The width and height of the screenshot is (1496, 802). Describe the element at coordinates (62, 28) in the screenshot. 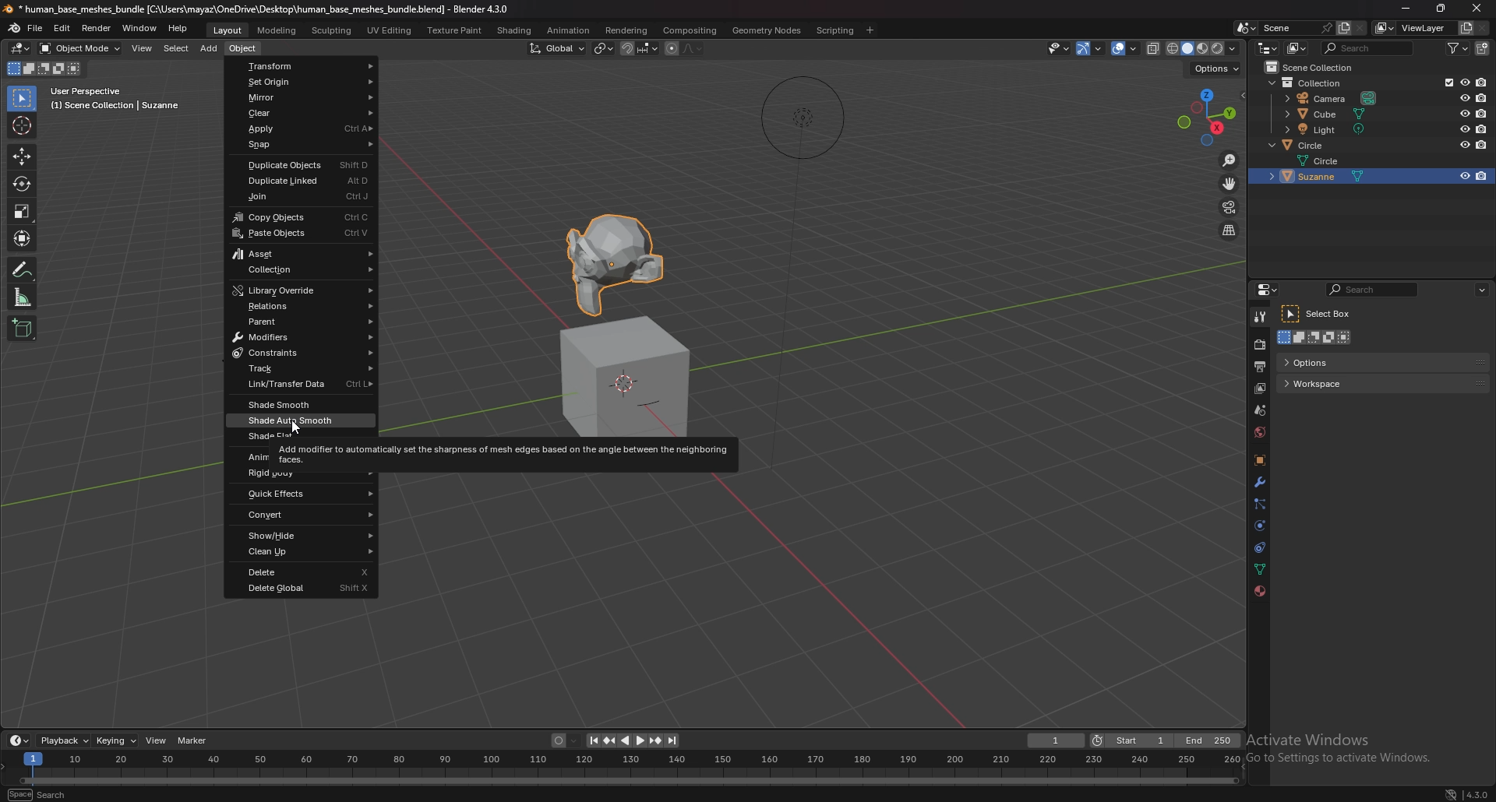

I see `edit` at that location.